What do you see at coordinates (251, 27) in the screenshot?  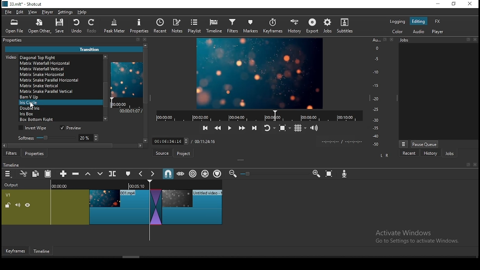 I see `markers` at bounding box center [251, 27].